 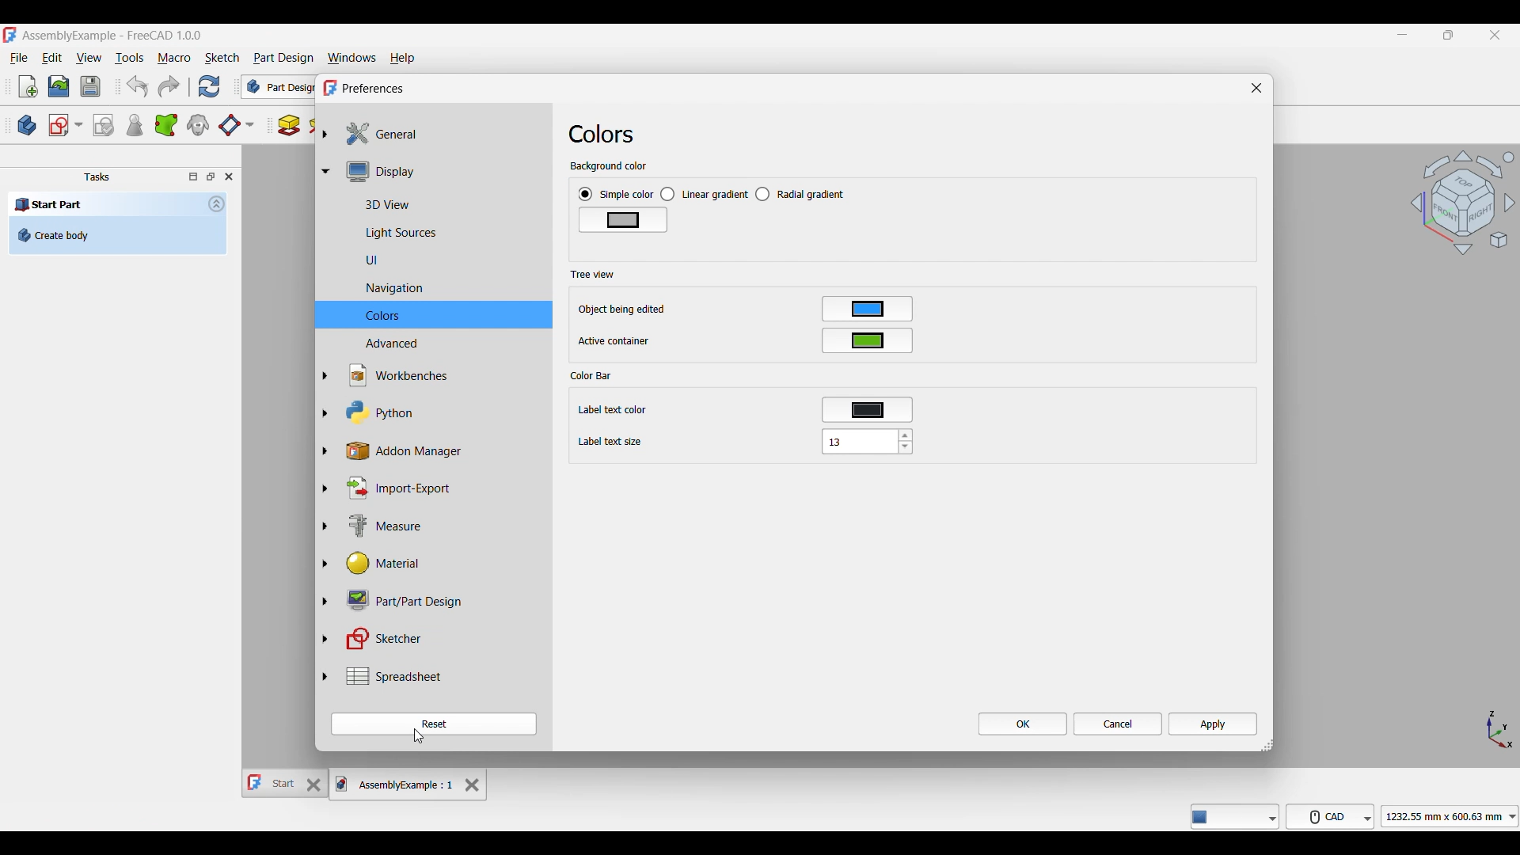 What do you see at coordinates (591, 376) in the screenshot?
I see `Color Bar` at bounding box center [591, 376].